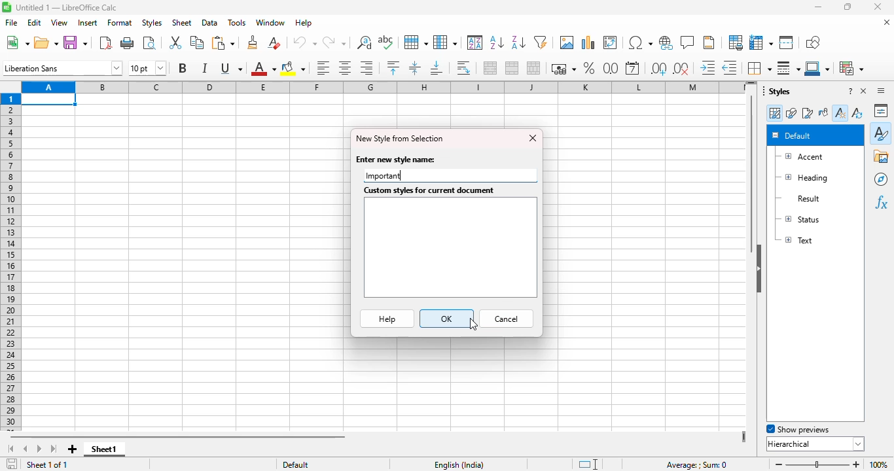 The width and height of the screenshot is (894, 471). Describe the element at coordinates (777, 90) in the screenshot. I see `styles` at that location.